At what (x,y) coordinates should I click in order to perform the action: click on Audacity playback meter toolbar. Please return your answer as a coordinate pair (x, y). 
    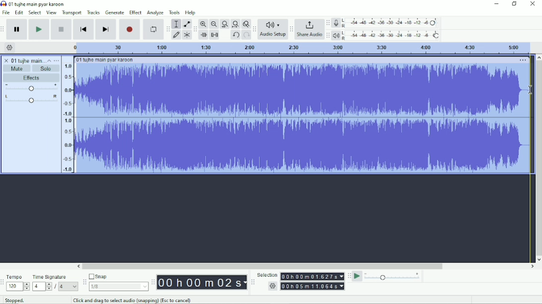
    Looking at the image, I should click on (328, 36).